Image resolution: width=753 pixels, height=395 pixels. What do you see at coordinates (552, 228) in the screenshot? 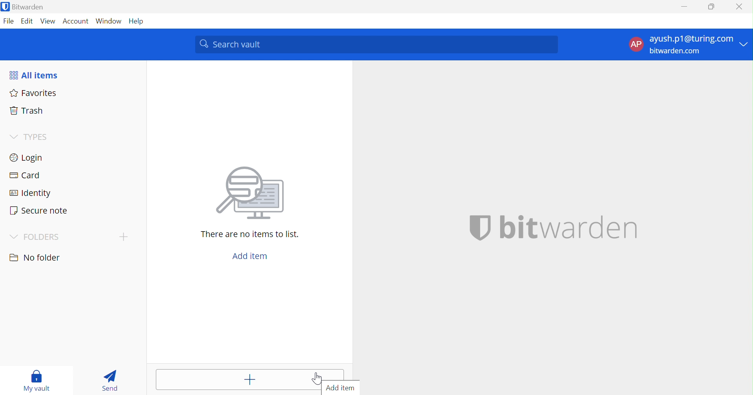
I see `bitwarden` at bounding box center [552, 228].